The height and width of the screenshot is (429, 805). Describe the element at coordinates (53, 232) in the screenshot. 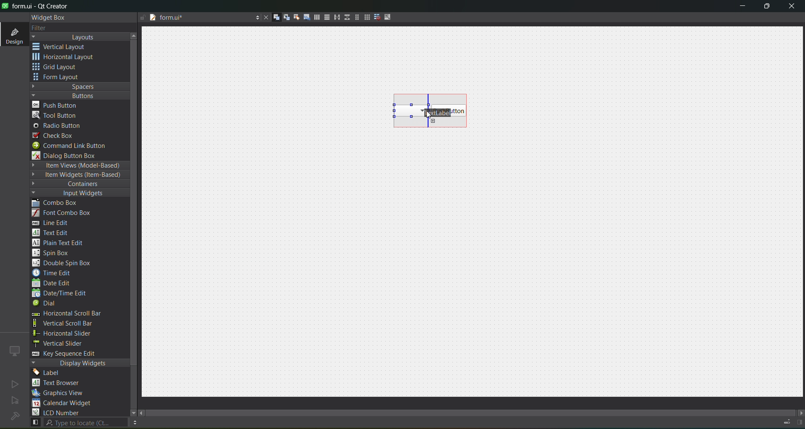

I see `text edit` at that location.